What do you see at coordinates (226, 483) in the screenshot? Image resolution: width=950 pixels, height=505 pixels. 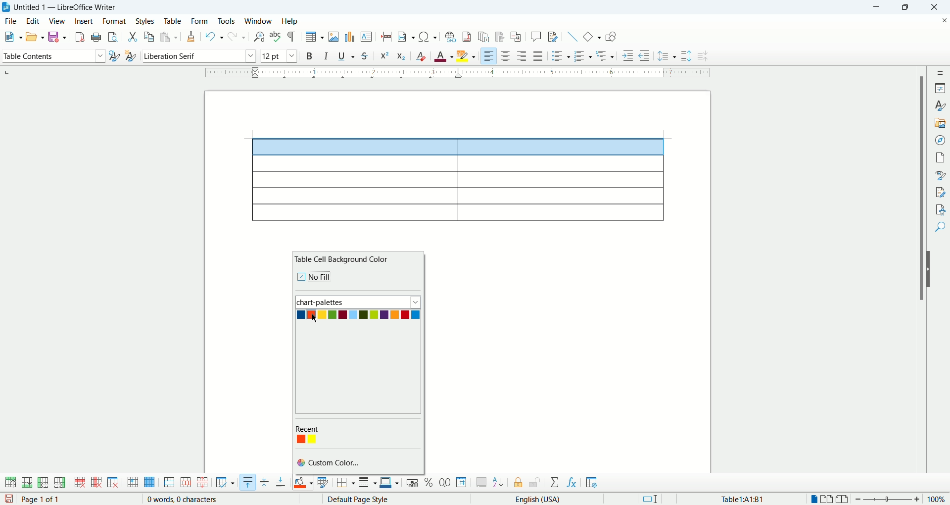 I see `optimize size` at bounding box center [226, 483].